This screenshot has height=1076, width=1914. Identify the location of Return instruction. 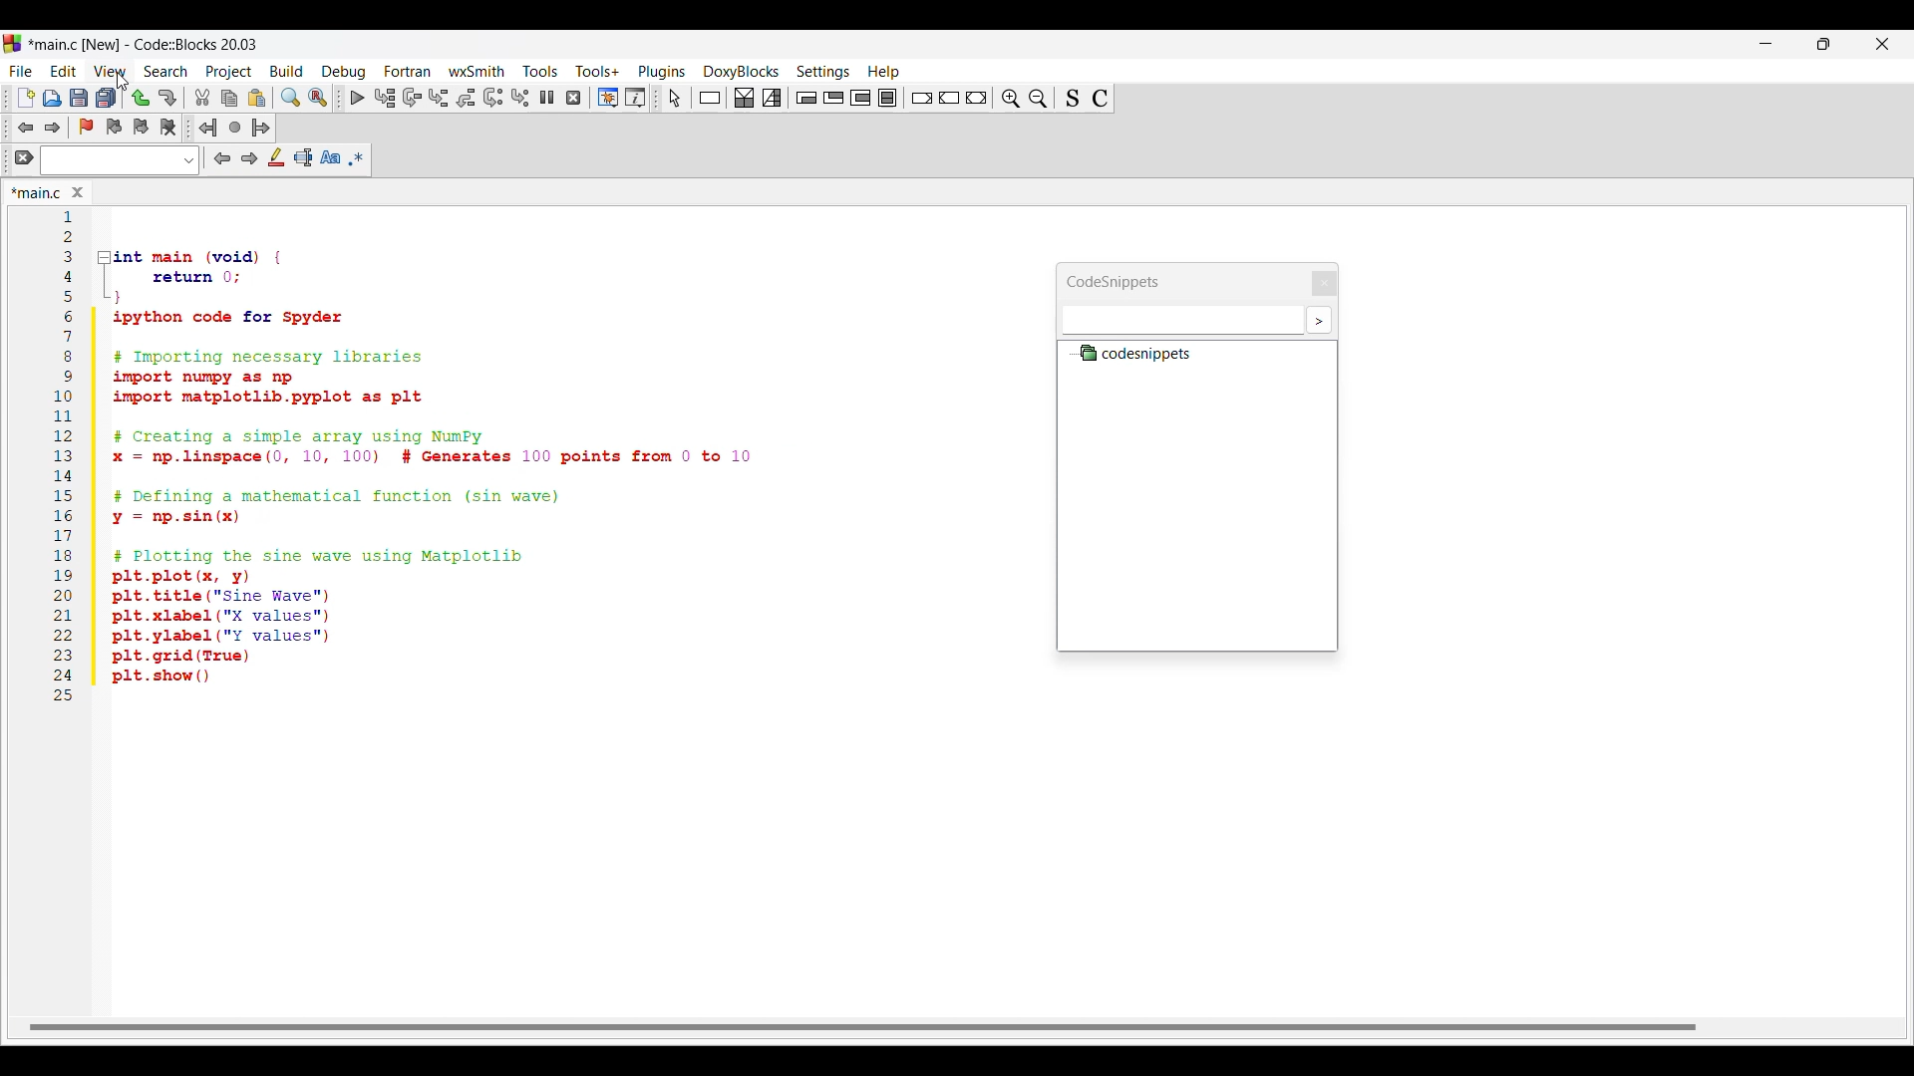
(976, 98).